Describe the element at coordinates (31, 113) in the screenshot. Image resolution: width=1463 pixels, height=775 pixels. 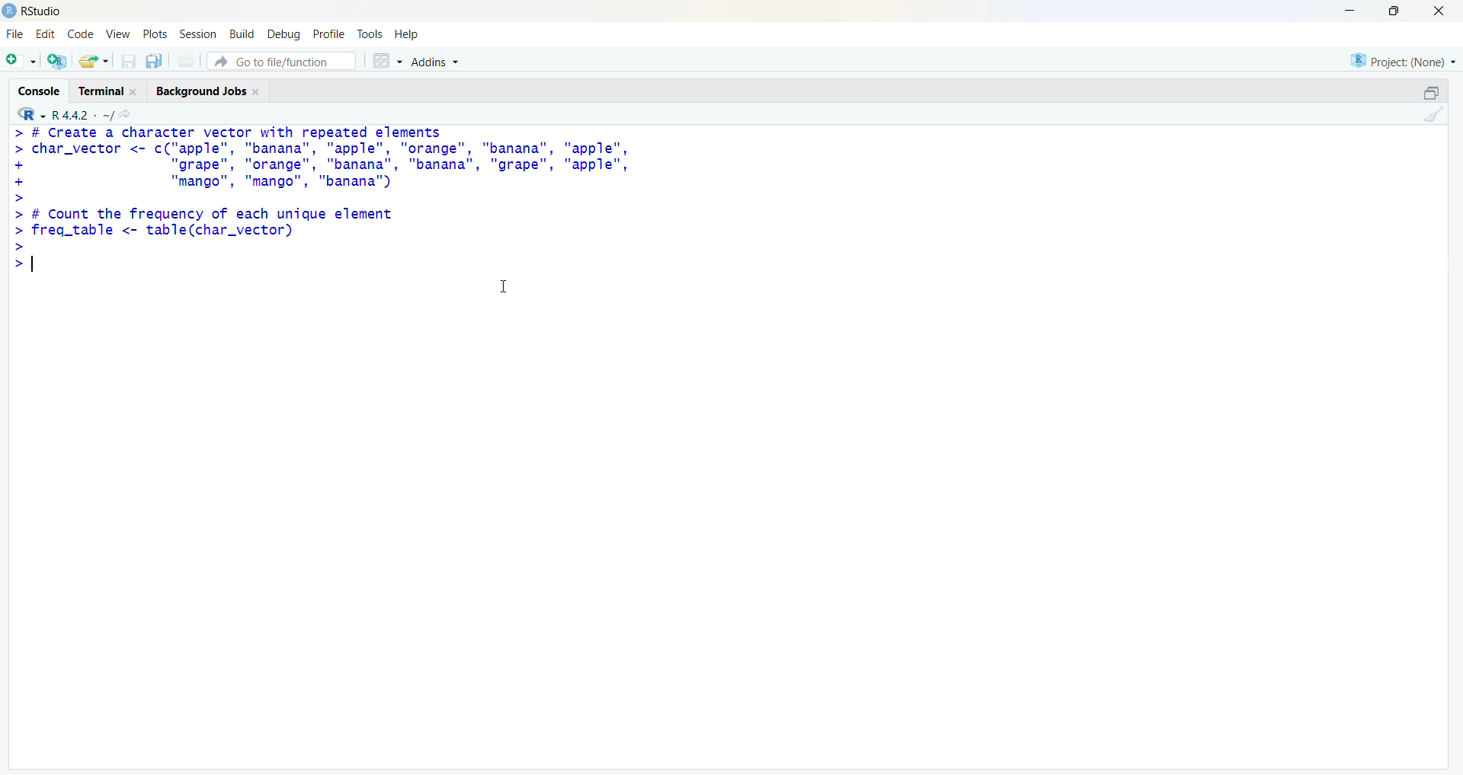
I see `R` at that location.